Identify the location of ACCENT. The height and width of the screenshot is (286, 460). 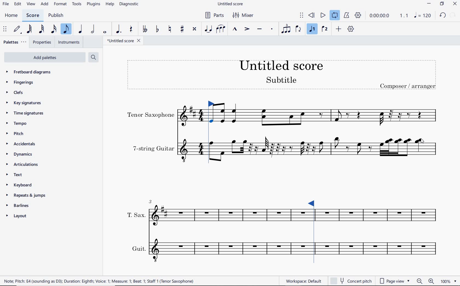
(246, 30).